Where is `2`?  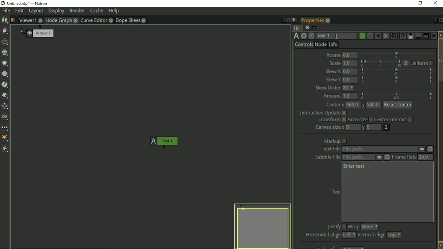 2 is located at coordinates (21, 30).